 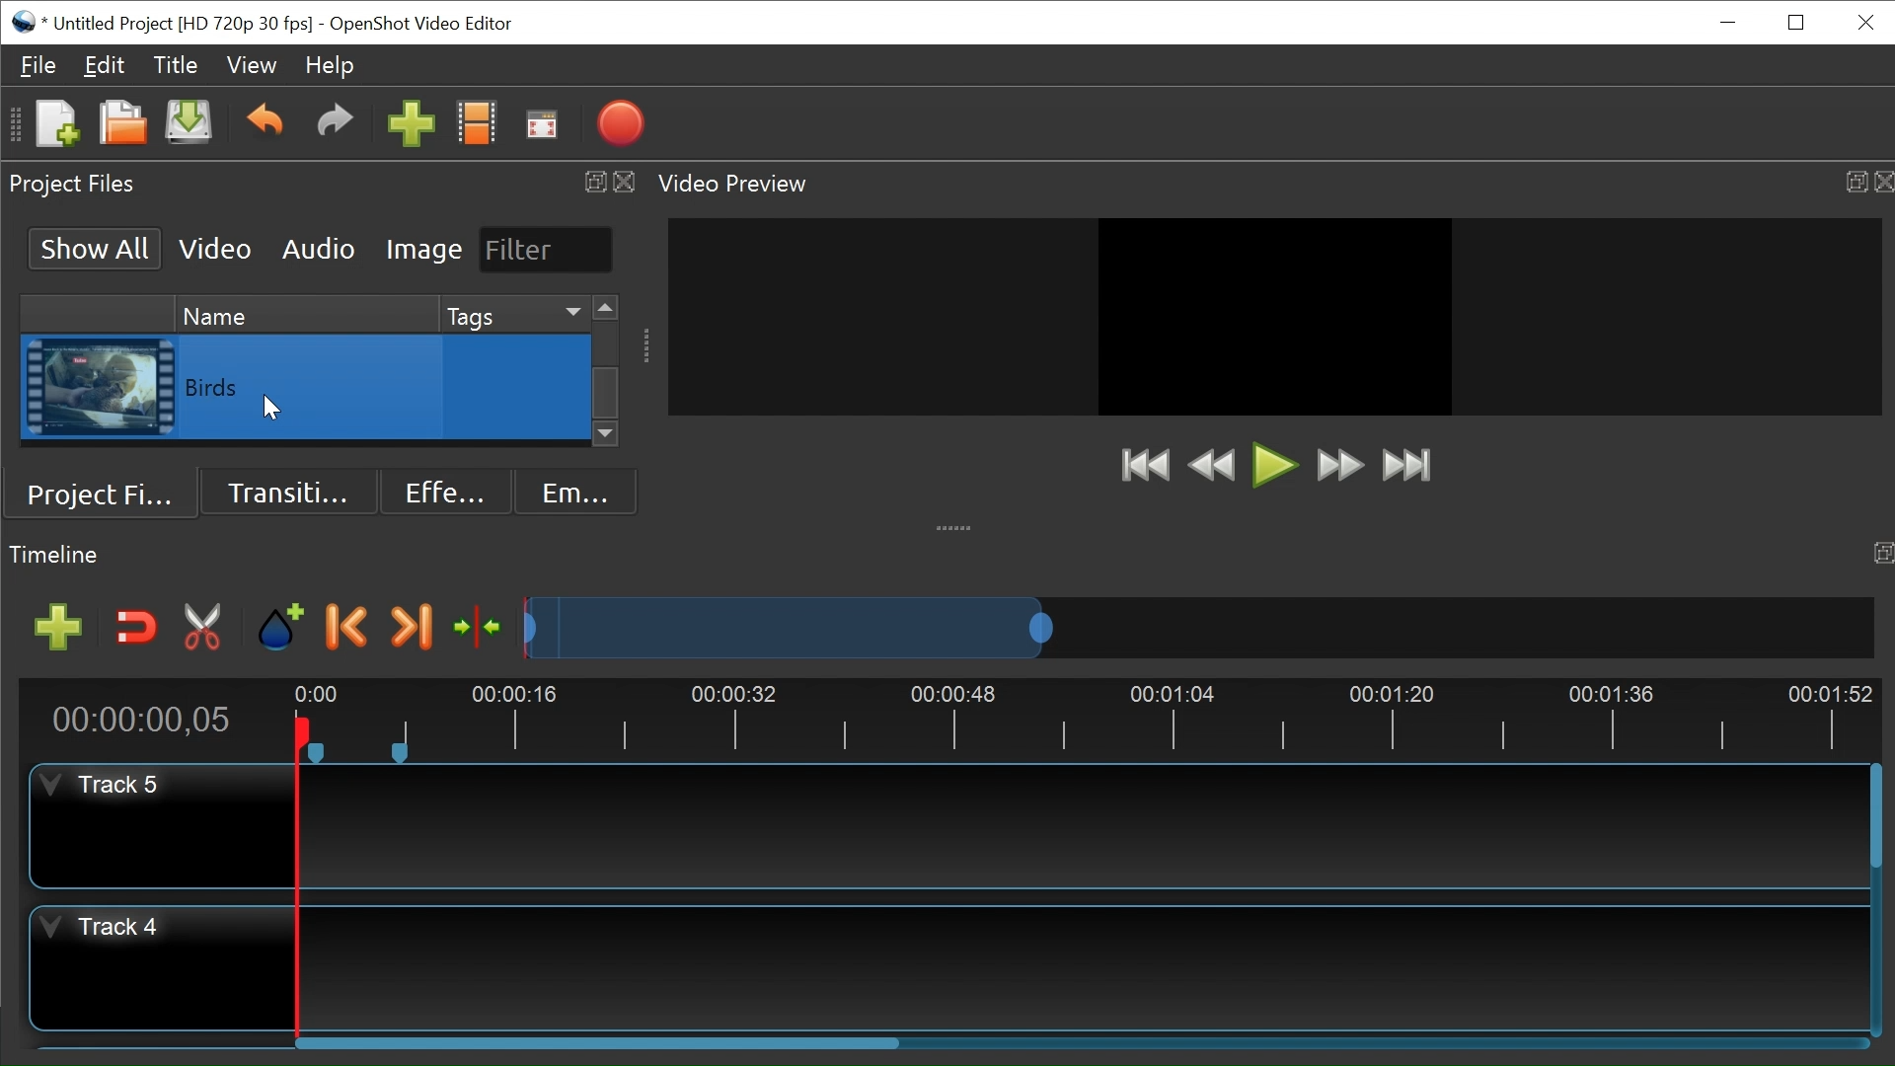 I want to click on Edit, so click(x=106, y=68).